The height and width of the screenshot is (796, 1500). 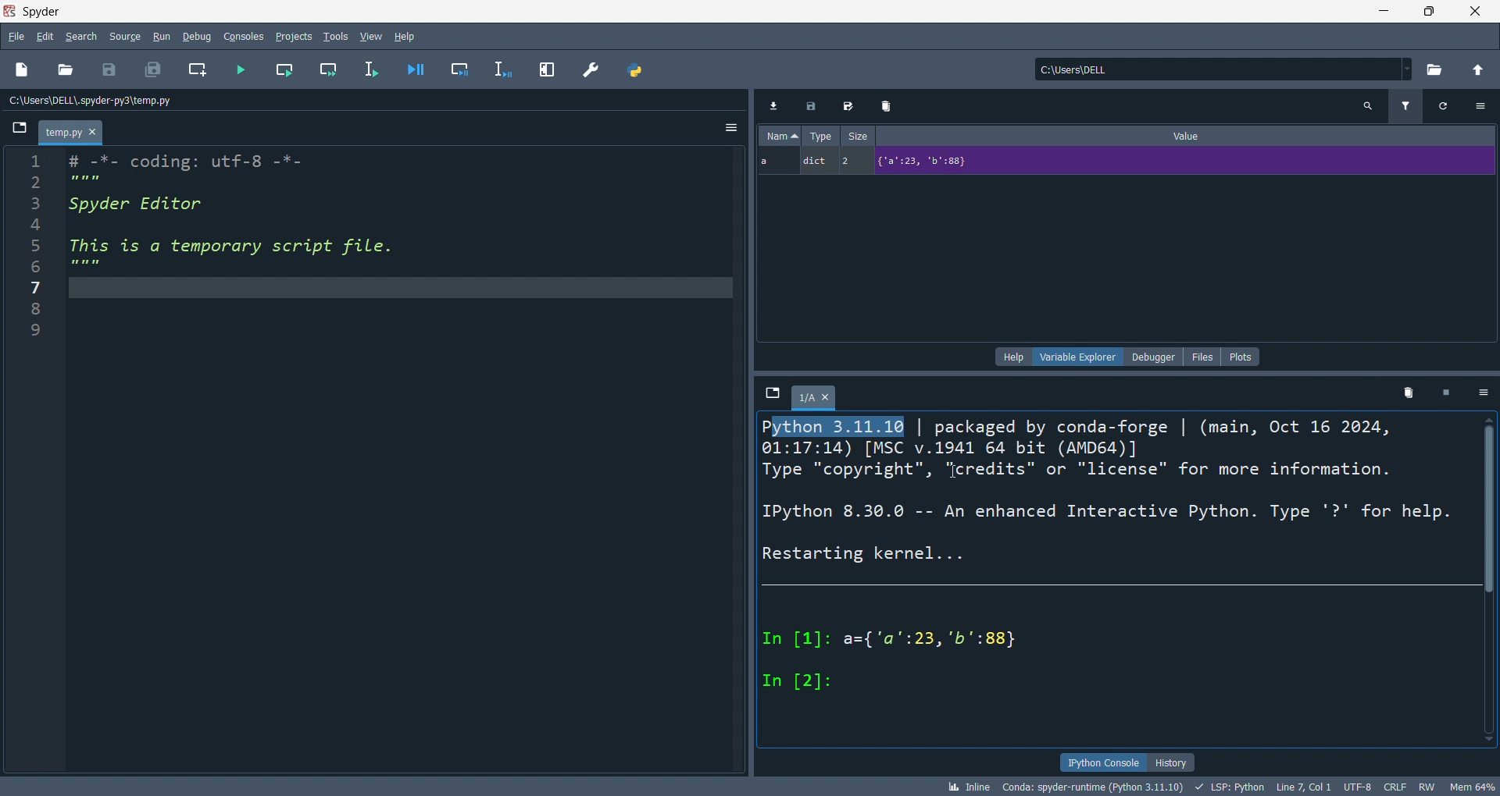 I want to click on delete, so click(x=1408, y=391).